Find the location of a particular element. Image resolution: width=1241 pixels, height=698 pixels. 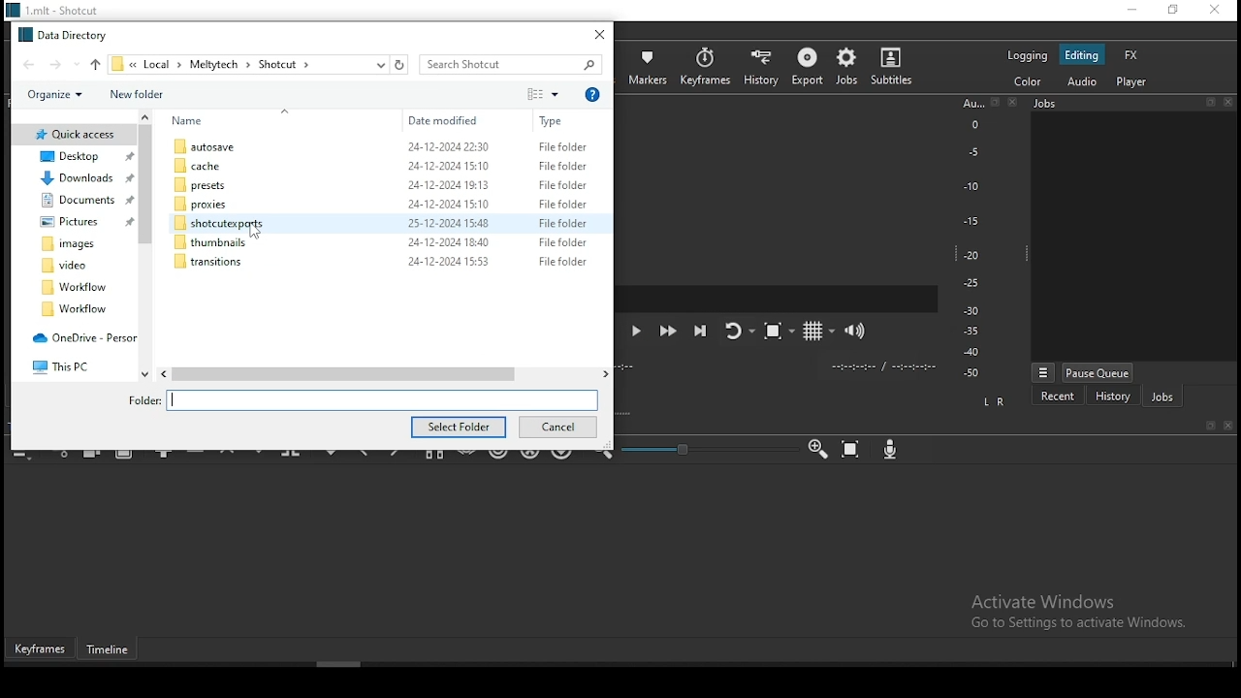

cancel is located at coordinates (558, 428).